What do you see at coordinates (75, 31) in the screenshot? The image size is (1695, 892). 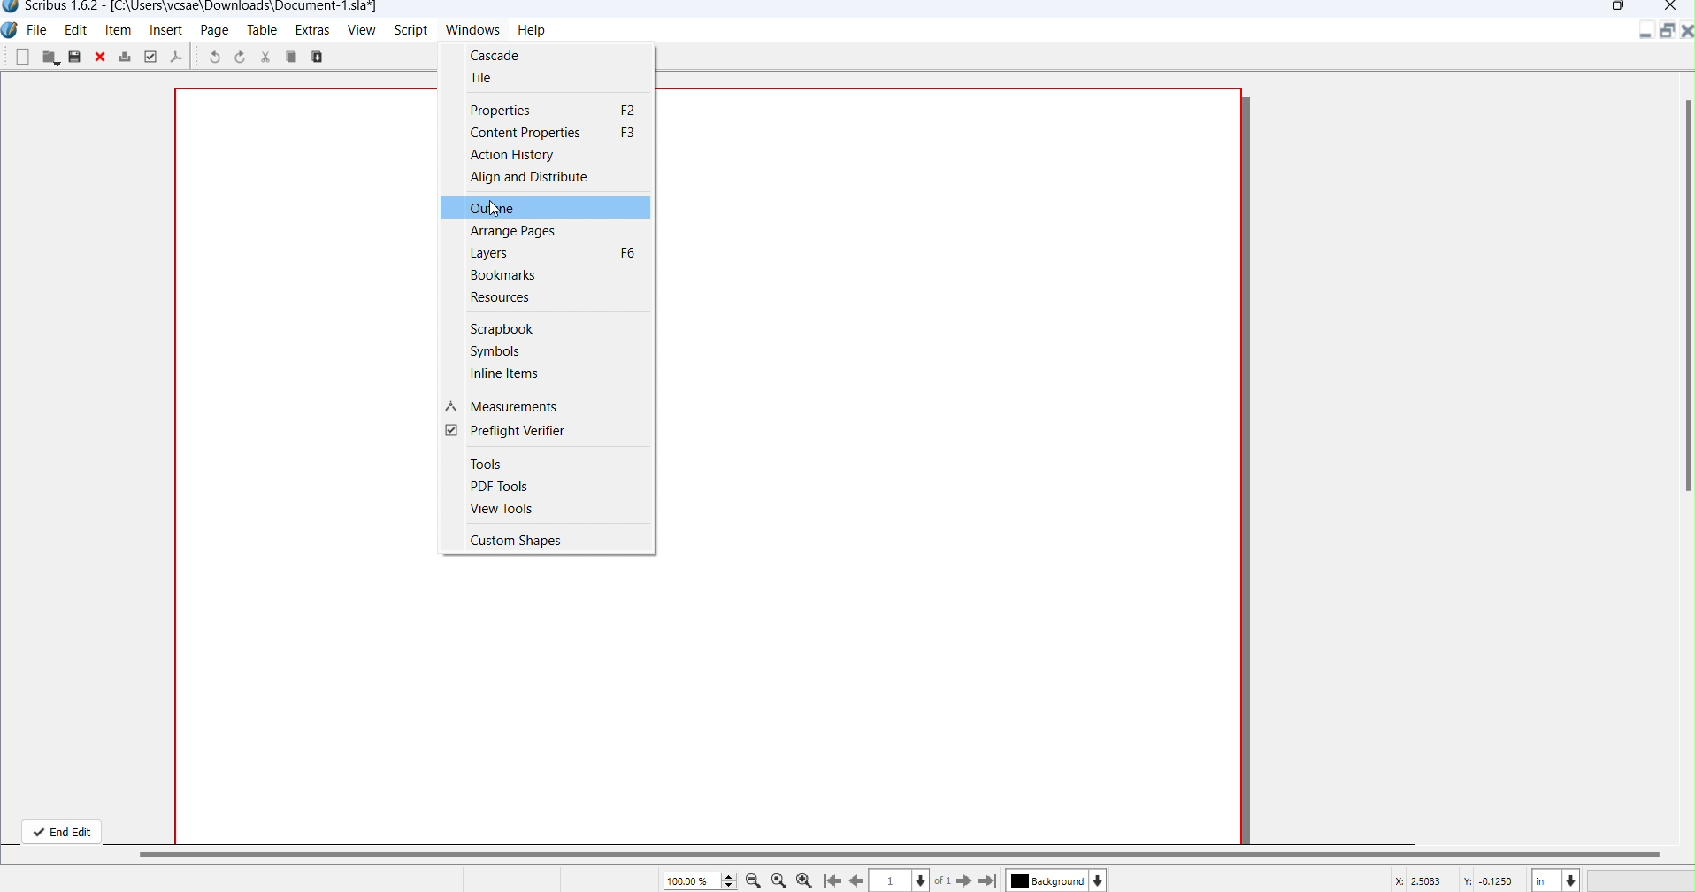 I see `Edit` at bounding box center [75, 31].